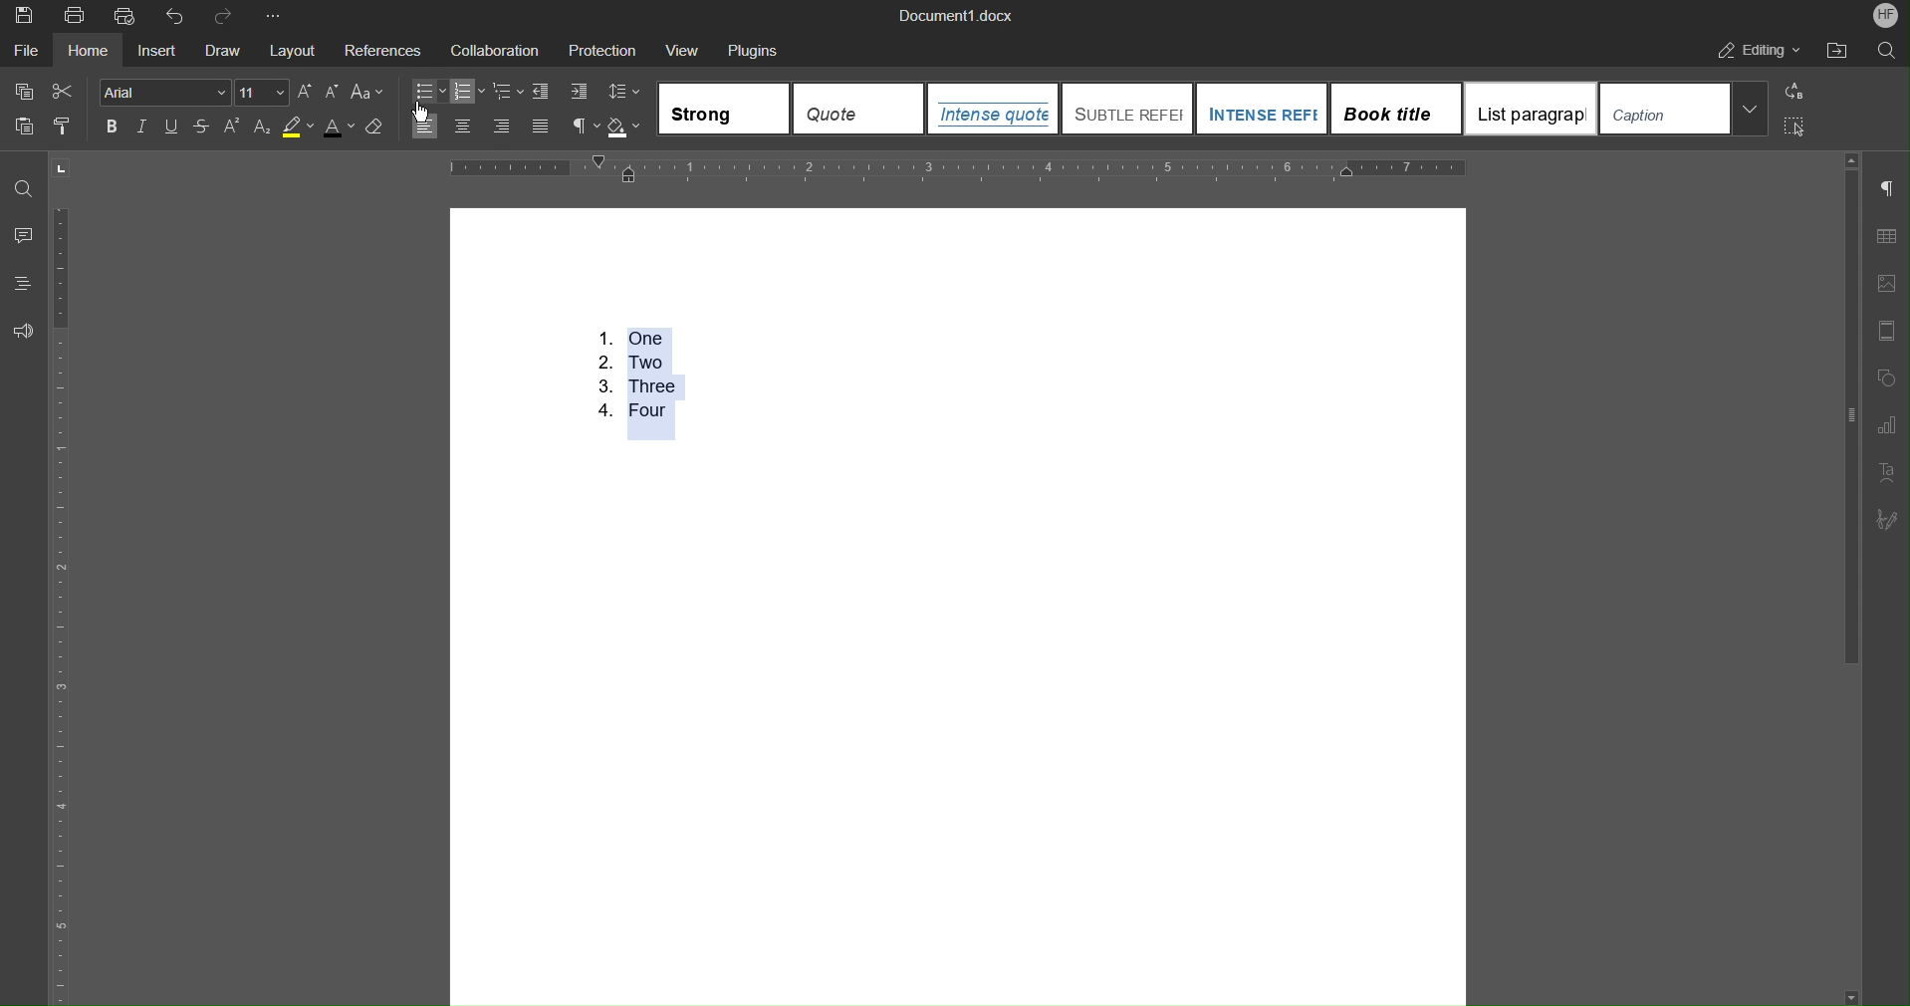 Image resolution: width=1910 pixels, height=1006 pixels. Describe the element at coordinates (140, 127) in the screenshot. I see `Italics` at that location.